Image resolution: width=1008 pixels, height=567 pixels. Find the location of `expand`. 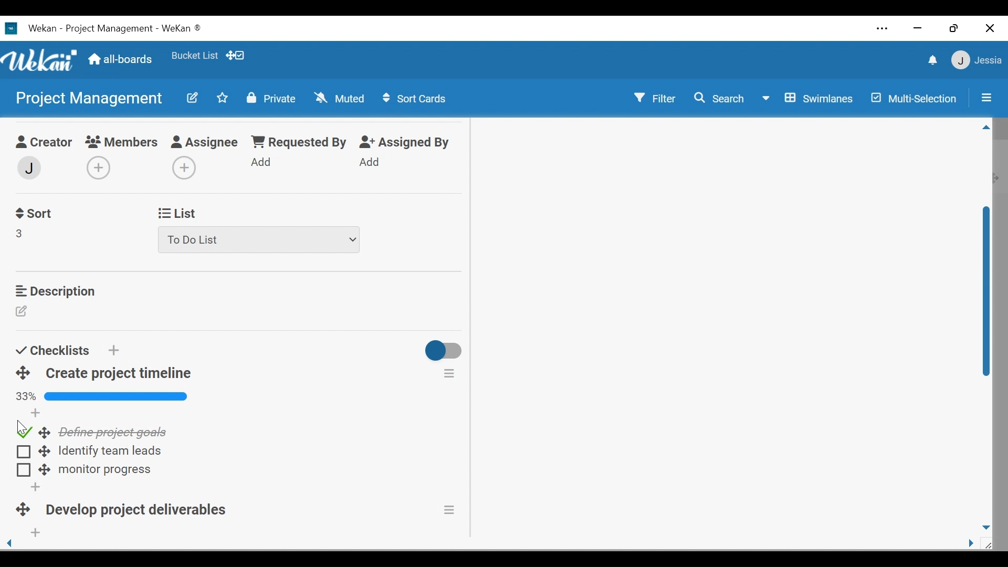

expand is located at coordinates (48, 470).